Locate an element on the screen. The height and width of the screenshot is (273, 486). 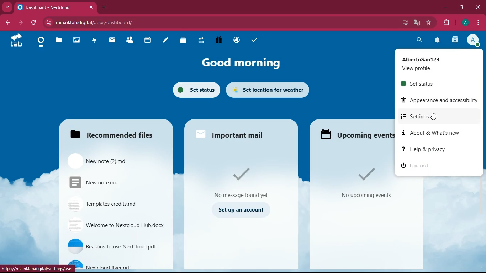
home is located at coordinates (41, 43).